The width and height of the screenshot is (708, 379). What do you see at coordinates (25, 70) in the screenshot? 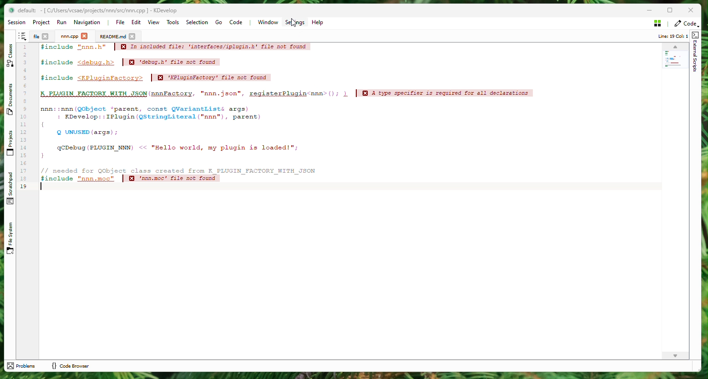
I see `4` at bounding box center [25, 70].